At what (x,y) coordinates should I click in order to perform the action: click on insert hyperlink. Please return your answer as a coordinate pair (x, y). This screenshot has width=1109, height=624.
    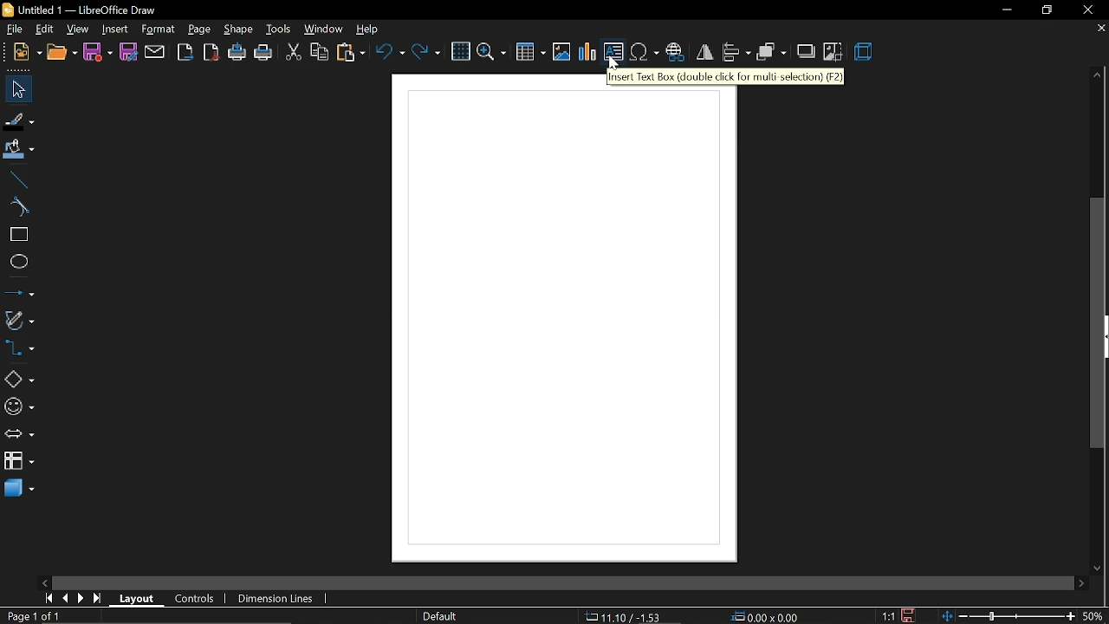
    Looking at the image, I should click on (675, 54).